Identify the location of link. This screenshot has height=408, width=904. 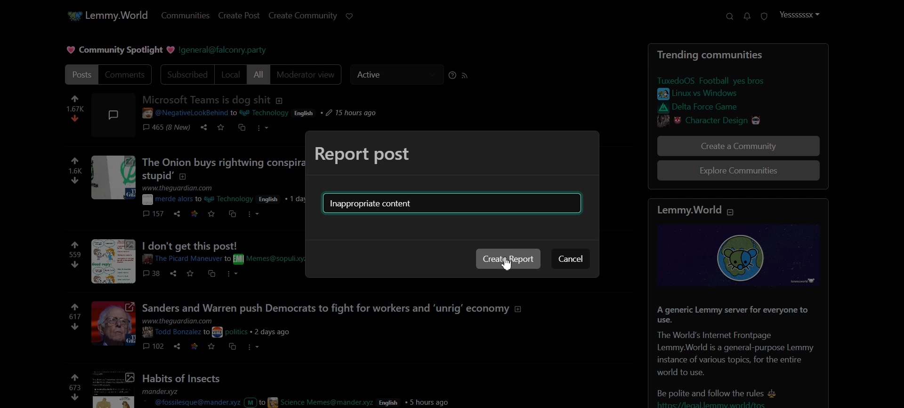
(195, 345).